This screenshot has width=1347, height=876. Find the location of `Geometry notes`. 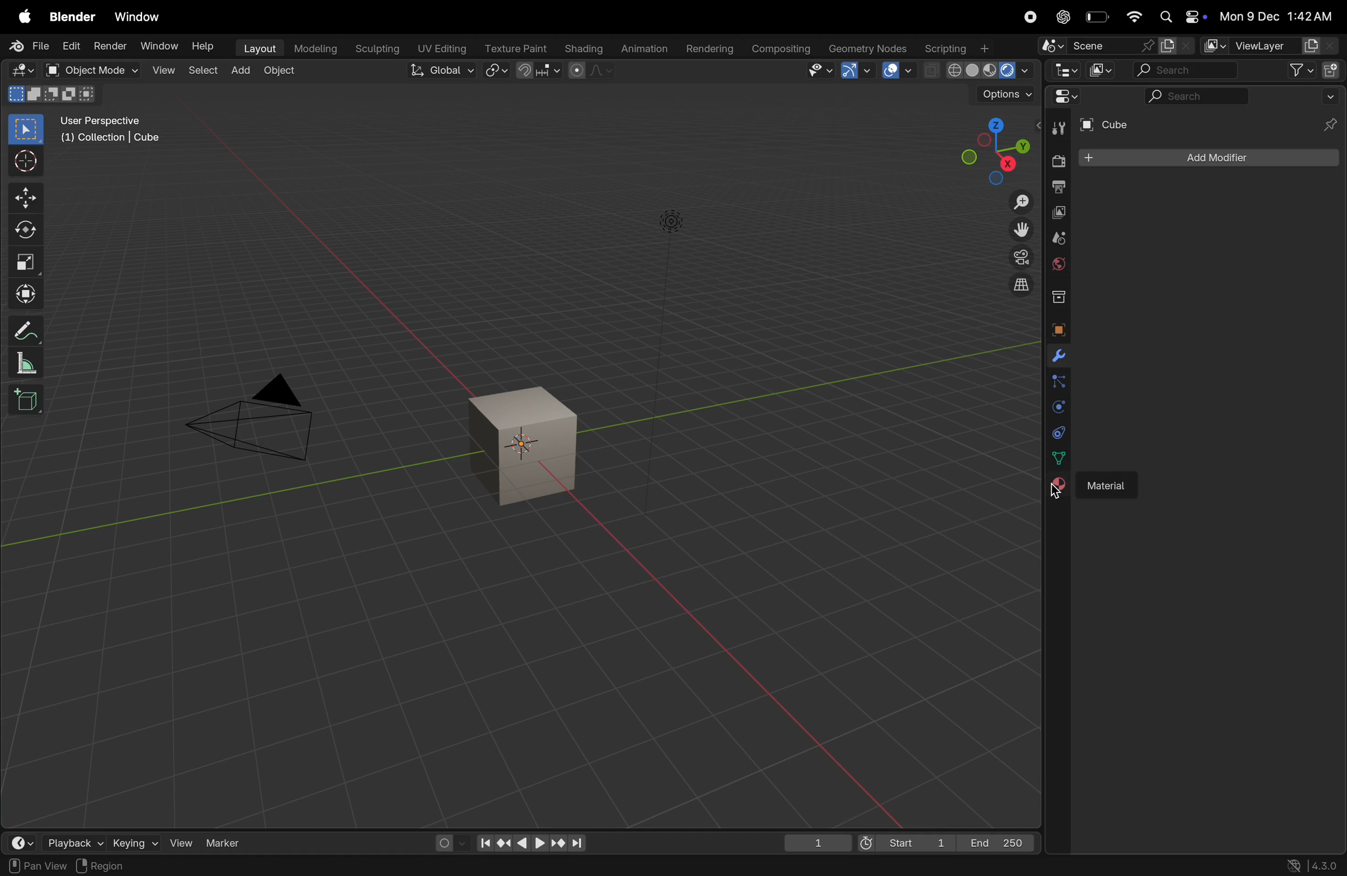

Geometry notes is located at coordinates (868, 48).